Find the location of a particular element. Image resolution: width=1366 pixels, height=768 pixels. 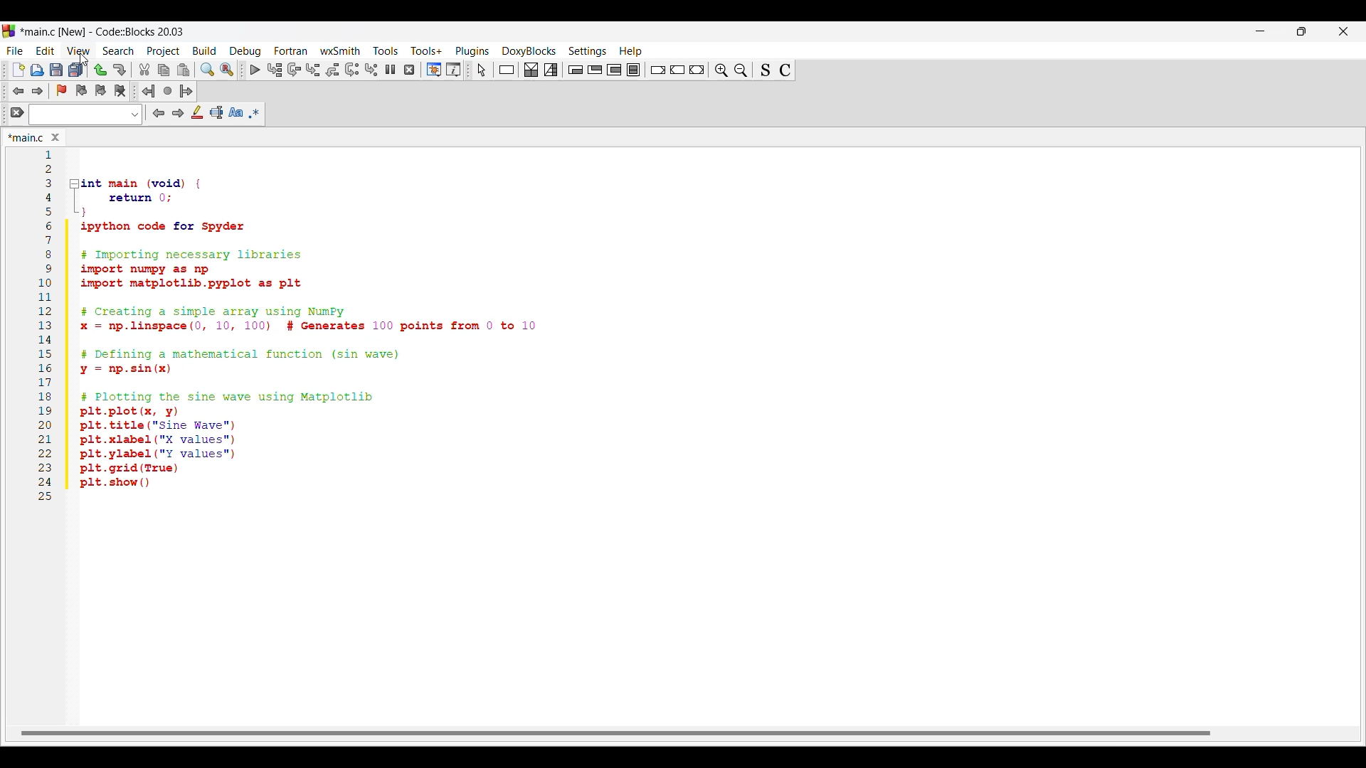

Tools+ menu is located at coordinates (427, 50).